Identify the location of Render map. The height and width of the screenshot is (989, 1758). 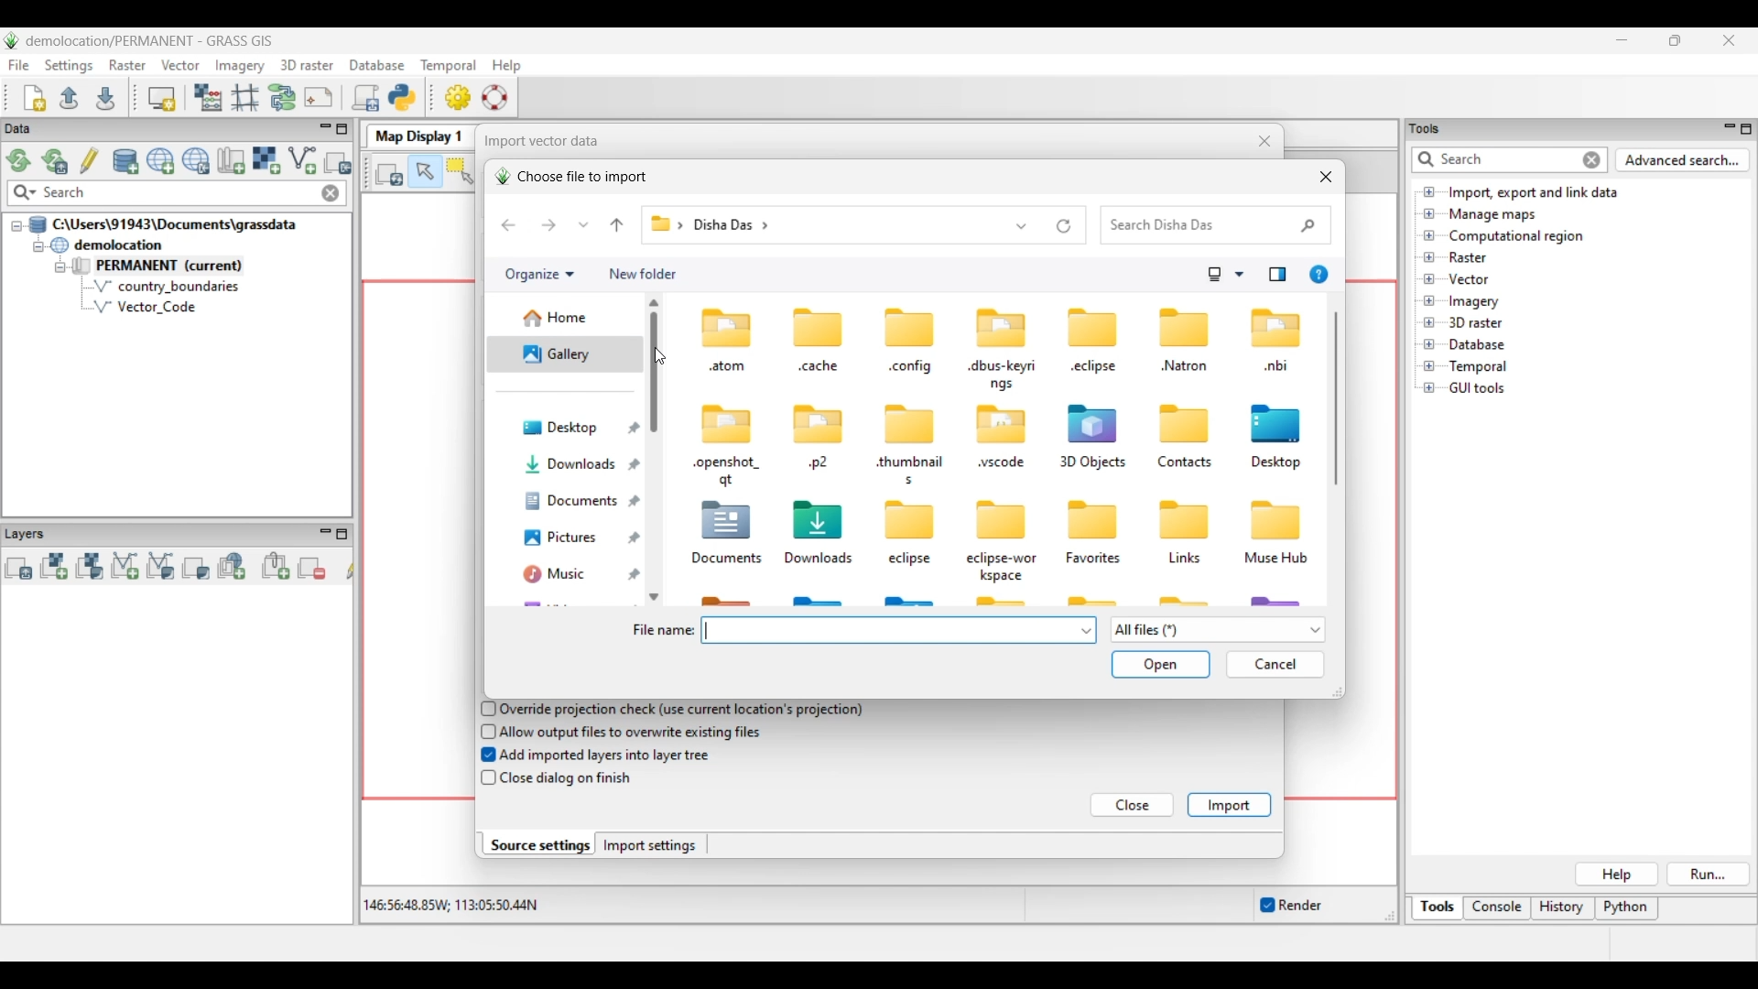
(390, 173).